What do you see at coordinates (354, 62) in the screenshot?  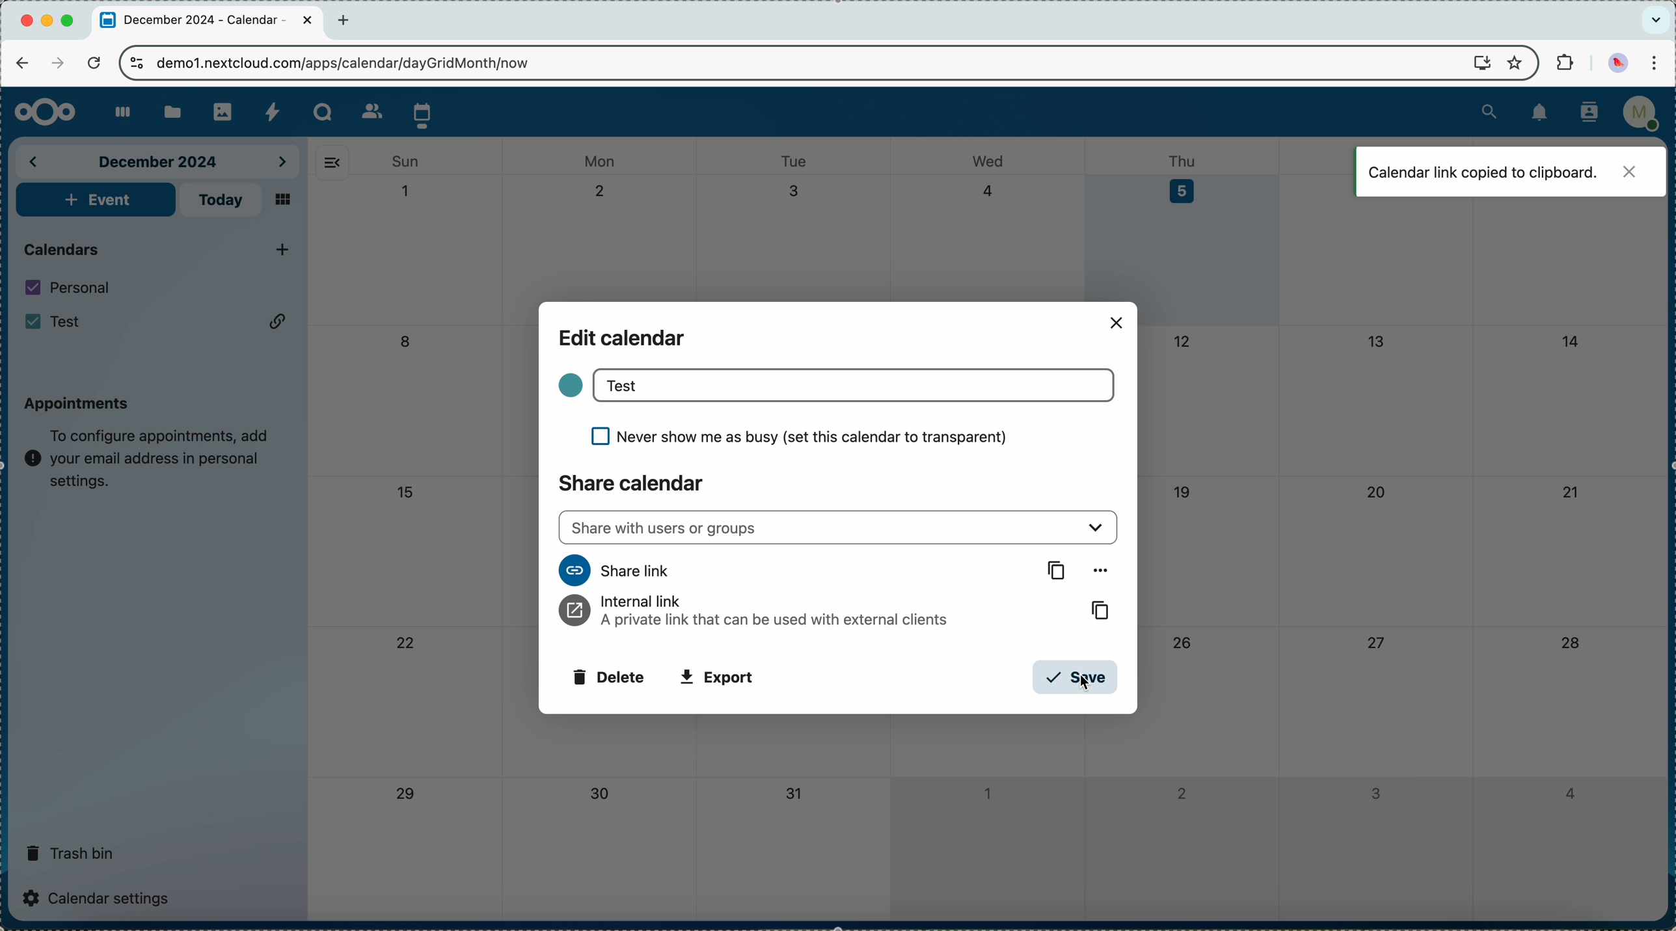 I see `URL` at bounding box center [354, 62].